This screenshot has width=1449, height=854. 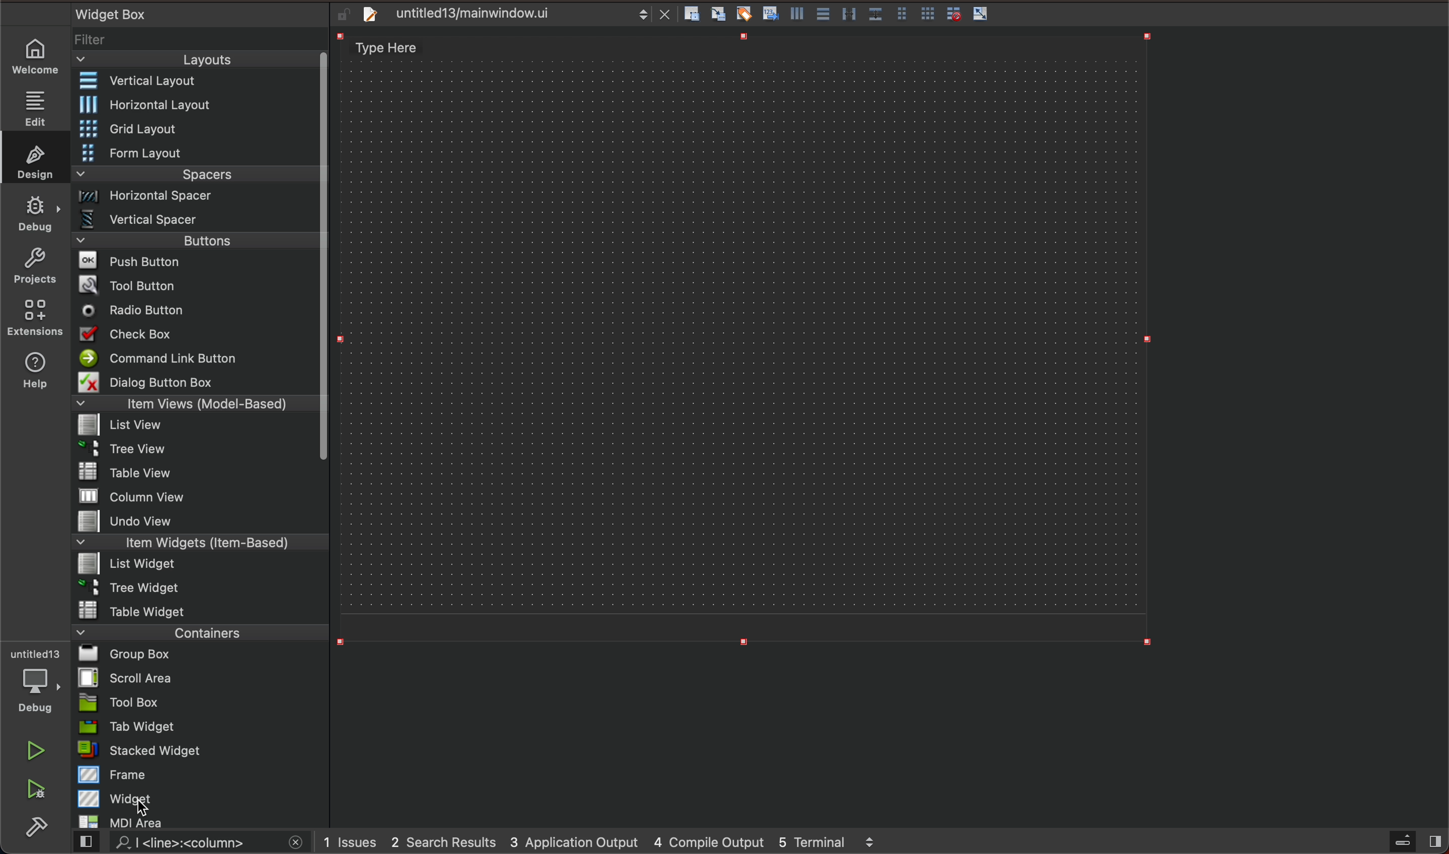 What do you see at coordinates (800, 14) in the screenshot?
I see `vertical` at bounding box center [800, 14].